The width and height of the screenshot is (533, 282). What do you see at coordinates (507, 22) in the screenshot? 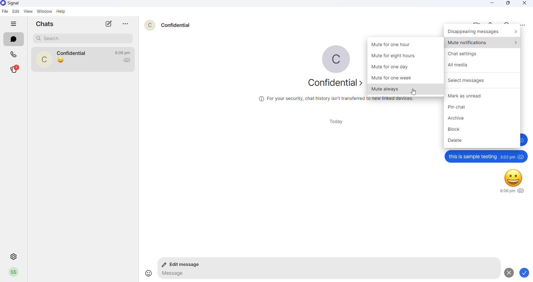
I see `search in chats` at bounding box center [507, 22].